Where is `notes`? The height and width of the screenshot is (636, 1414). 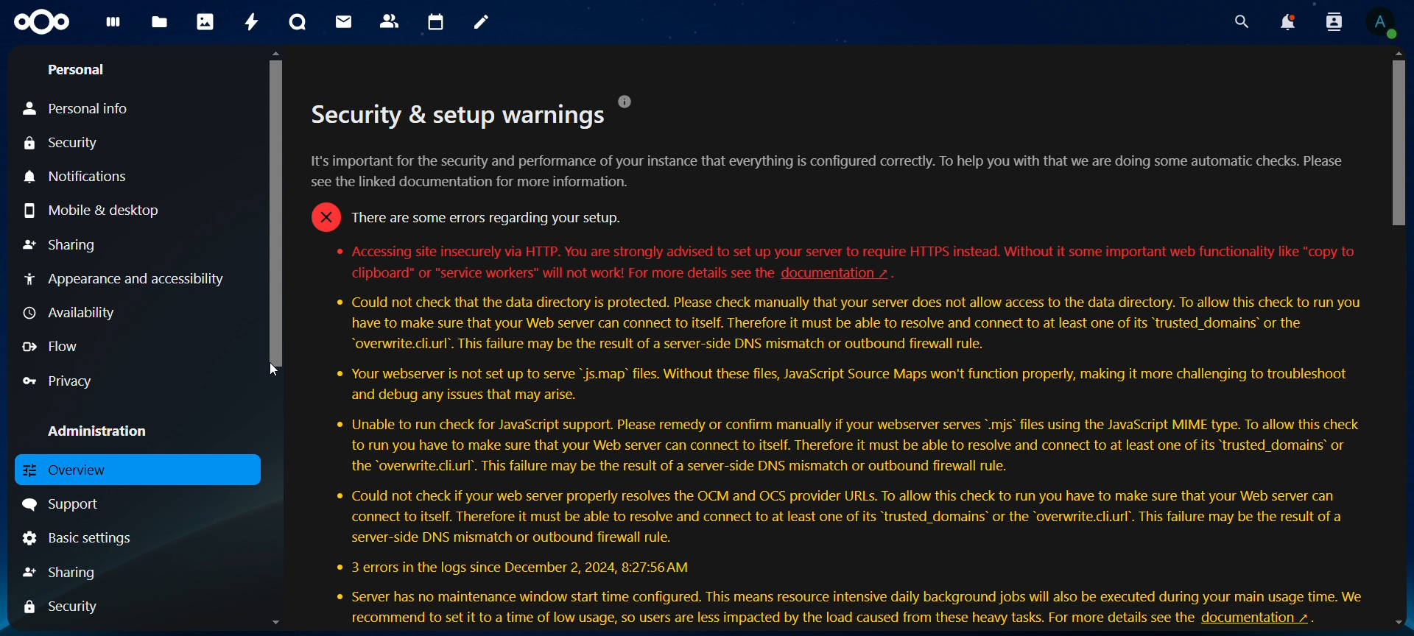 notes is located at coordinates (484, 23).